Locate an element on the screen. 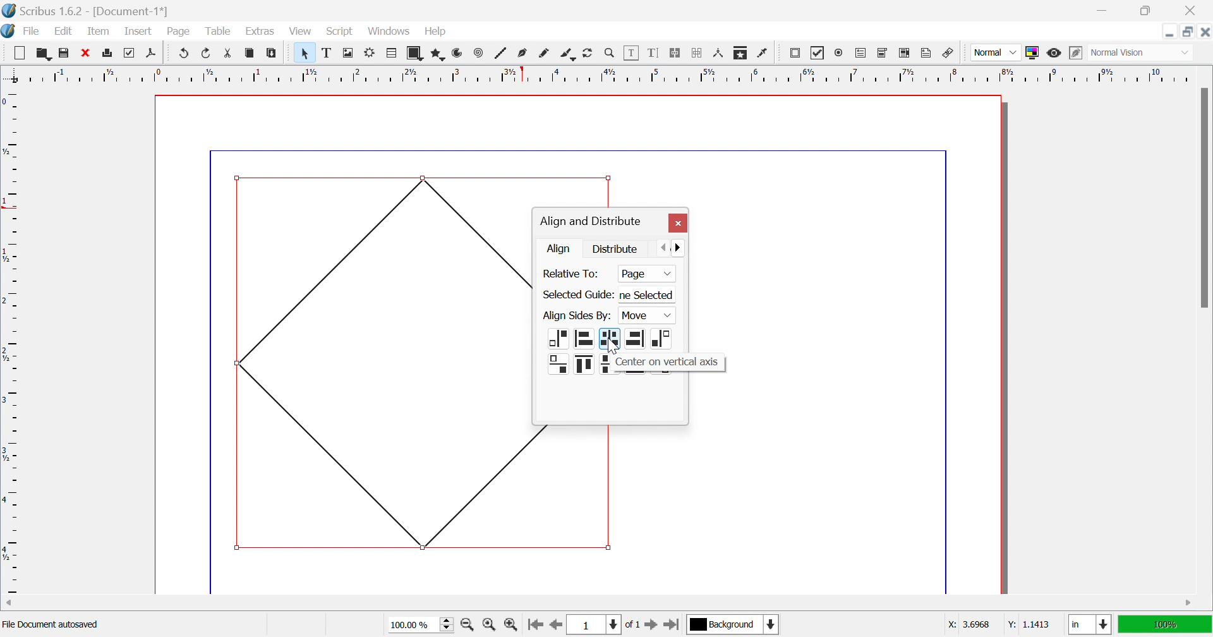 This screenshot has width=1213, height=637. Link Annotation is located at coordinates (948, 54).